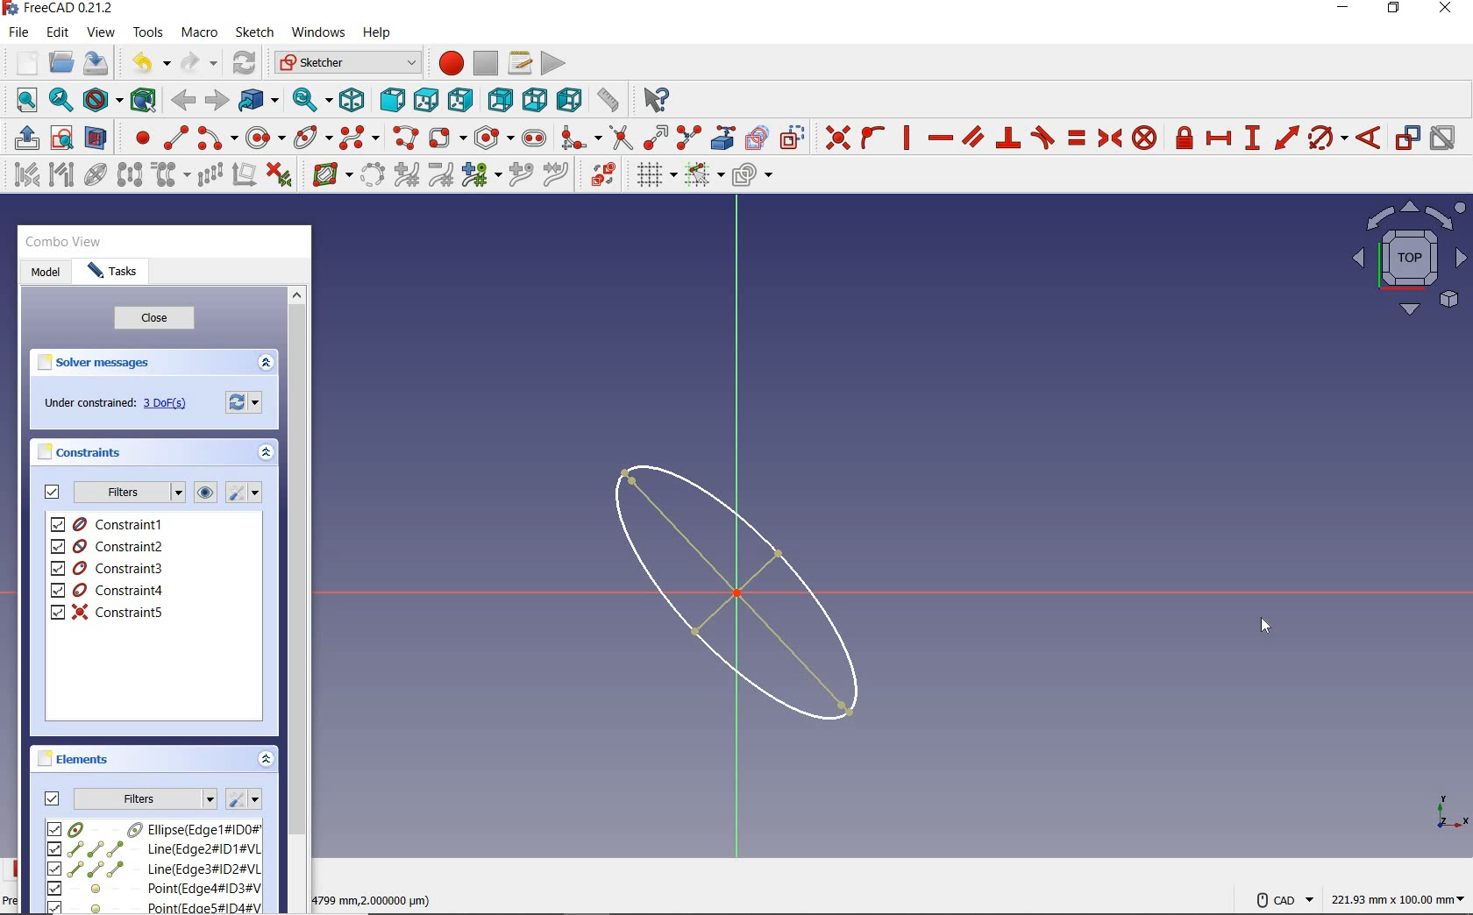 This screenshot has height=915, width=1473. What do you see at coordinates (752, 592) in the screenshot?
I see `sketch panned down` at bounding box center [752, 592].